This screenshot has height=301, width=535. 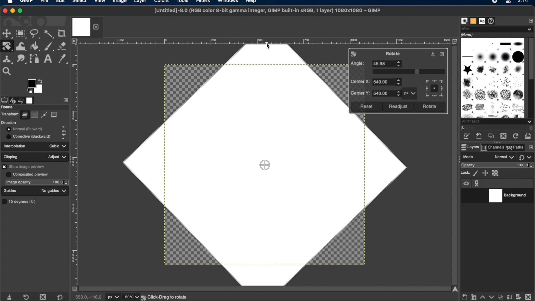 What do you see at coordinates (21, 34) in the screenshot?
I see `rectangle select tool` at bounding box center [21, 34].